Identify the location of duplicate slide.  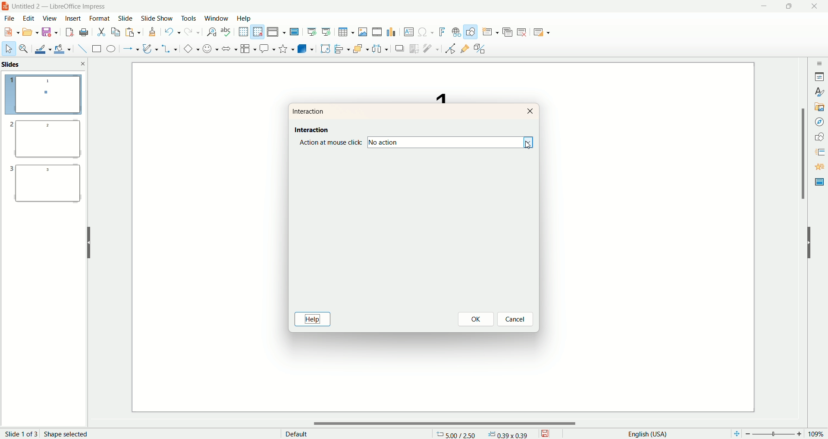
(508, 31).